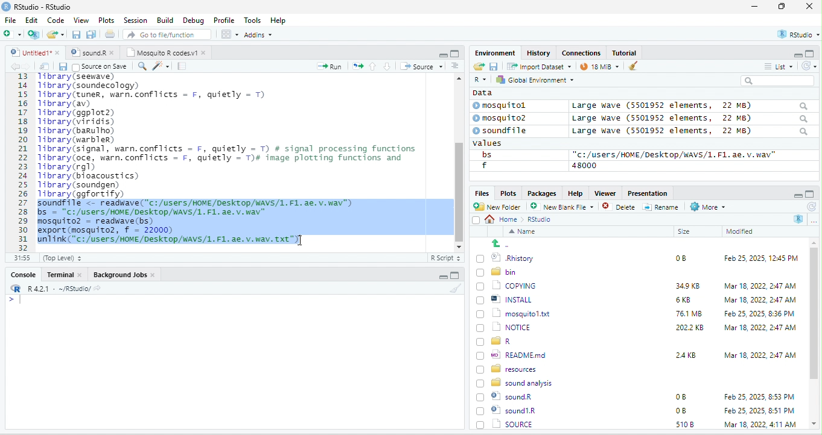 This screenshot has width=822, height=435. Describe the element at coordinates (508, 398) in the screenshot. I see `© sound1R` at that location.